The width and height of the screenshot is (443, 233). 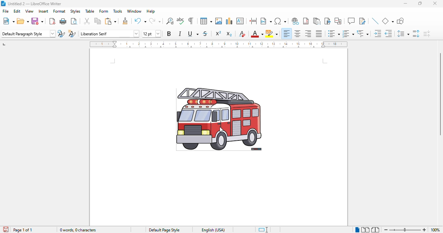 I want to click on image, so click(x=219, y=119).